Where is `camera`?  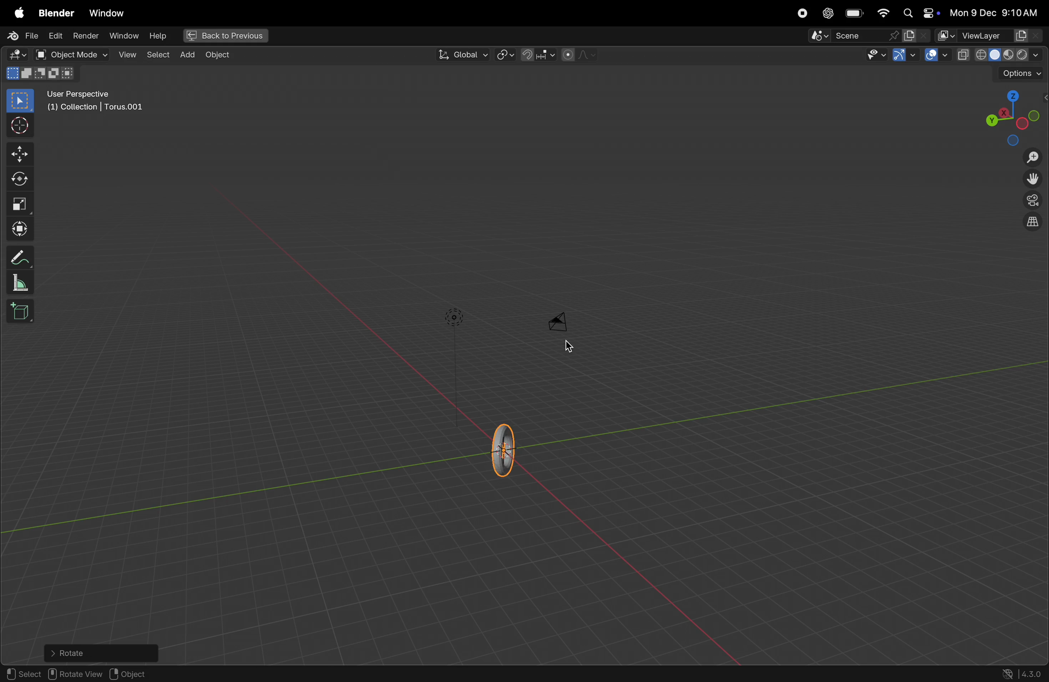 camera is located at coordinates (563, 319).